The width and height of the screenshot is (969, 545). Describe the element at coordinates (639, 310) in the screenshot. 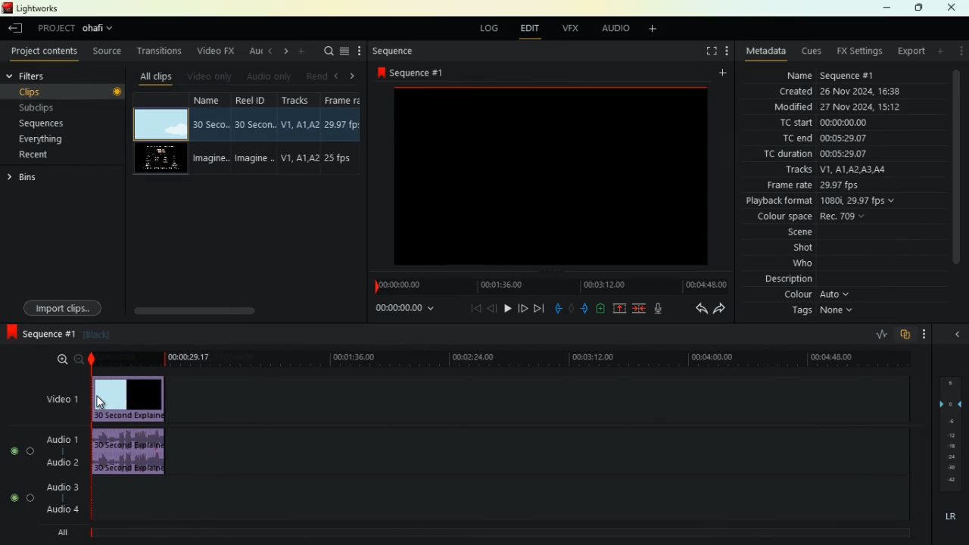

I see `merge` at that location.